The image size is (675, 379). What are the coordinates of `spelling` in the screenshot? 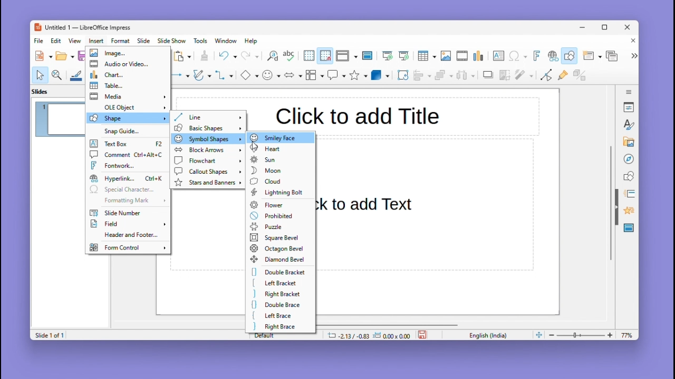 It's located at (289, 56).